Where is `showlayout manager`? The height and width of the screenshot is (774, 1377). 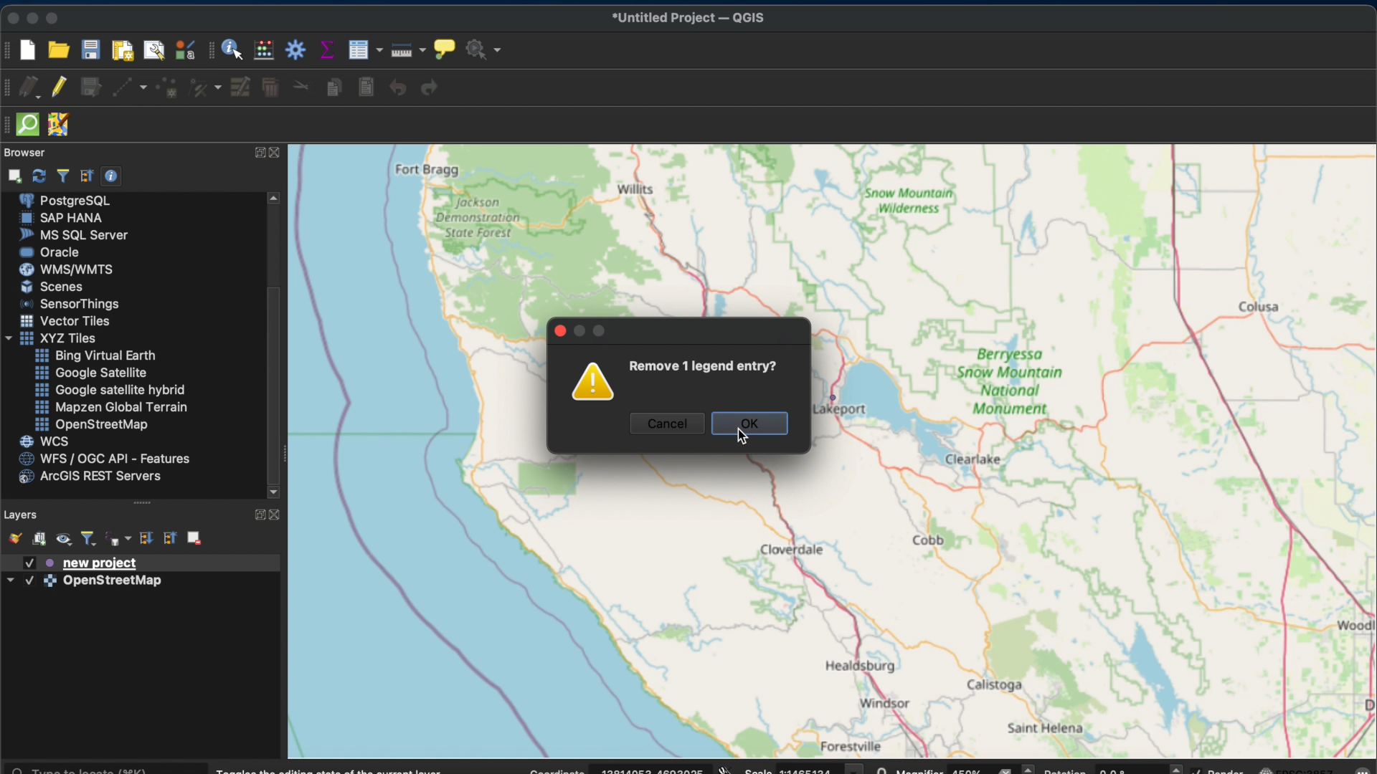
showlayout manager is located at coordinates (154, 51).